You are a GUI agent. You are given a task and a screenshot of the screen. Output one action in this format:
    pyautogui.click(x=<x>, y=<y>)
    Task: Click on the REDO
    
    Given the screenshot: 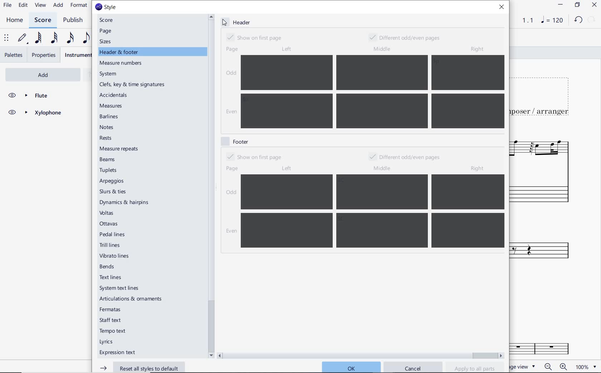 What is the action you would take?
    pyautogui.click(x=592, y=20)
    